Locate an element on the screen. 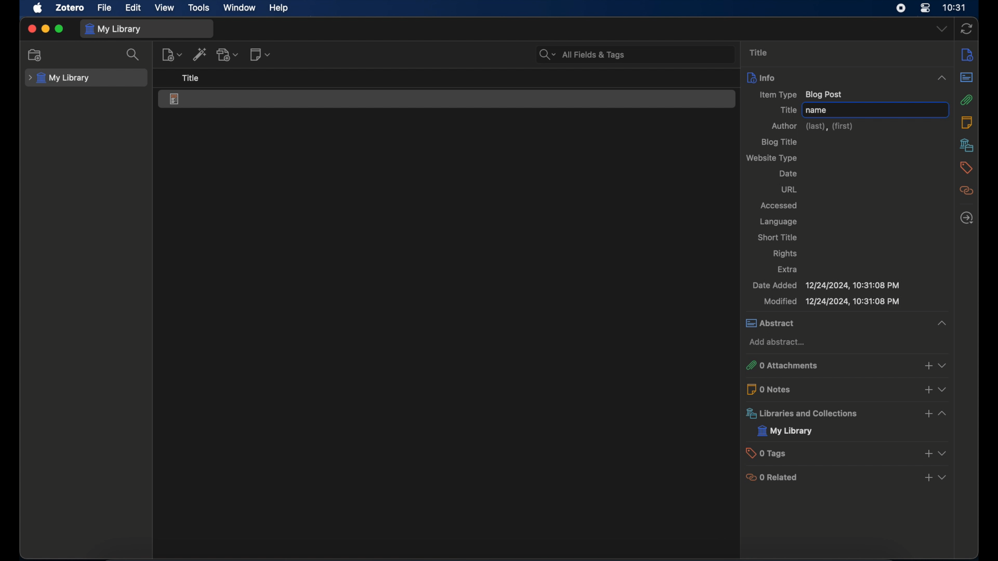 This screenshot has width=998, height=561. title is located at coordinates (190, 77).